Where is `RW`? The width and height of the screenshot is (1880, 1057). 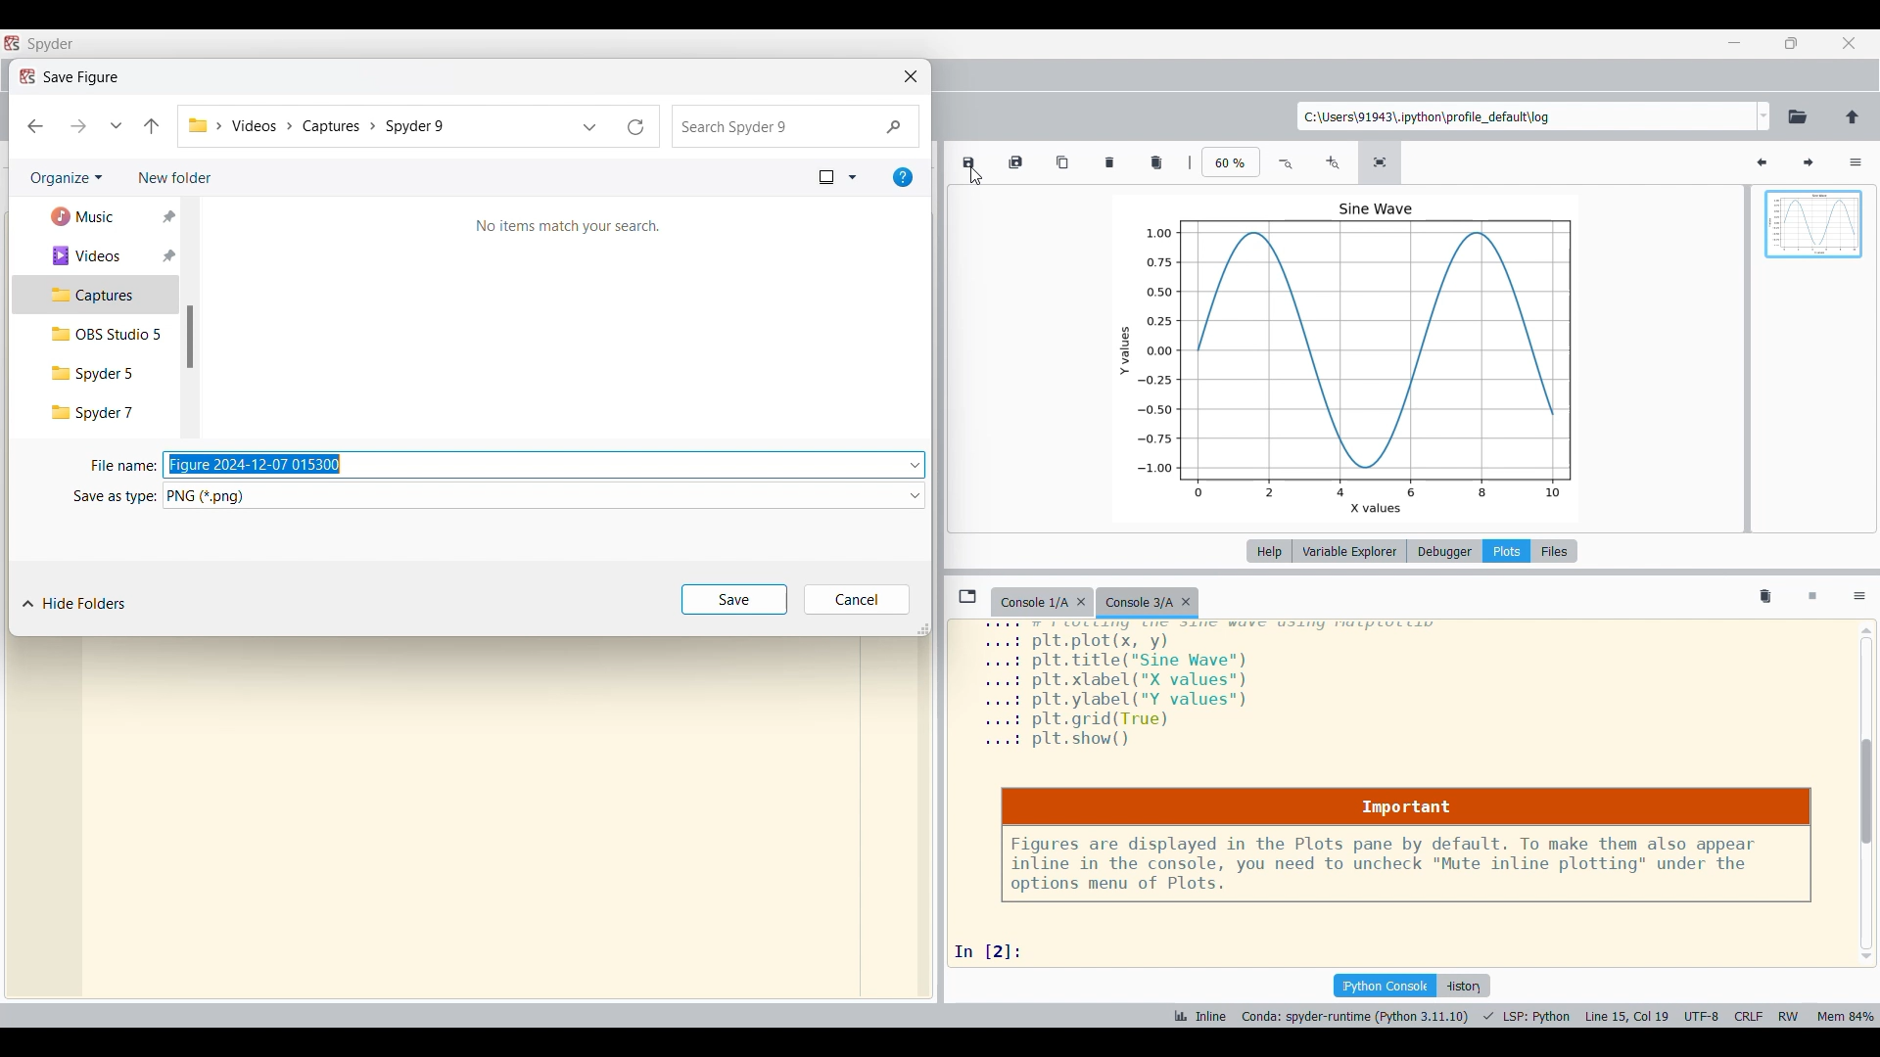 RW is located at coordinates (1788, 1014).